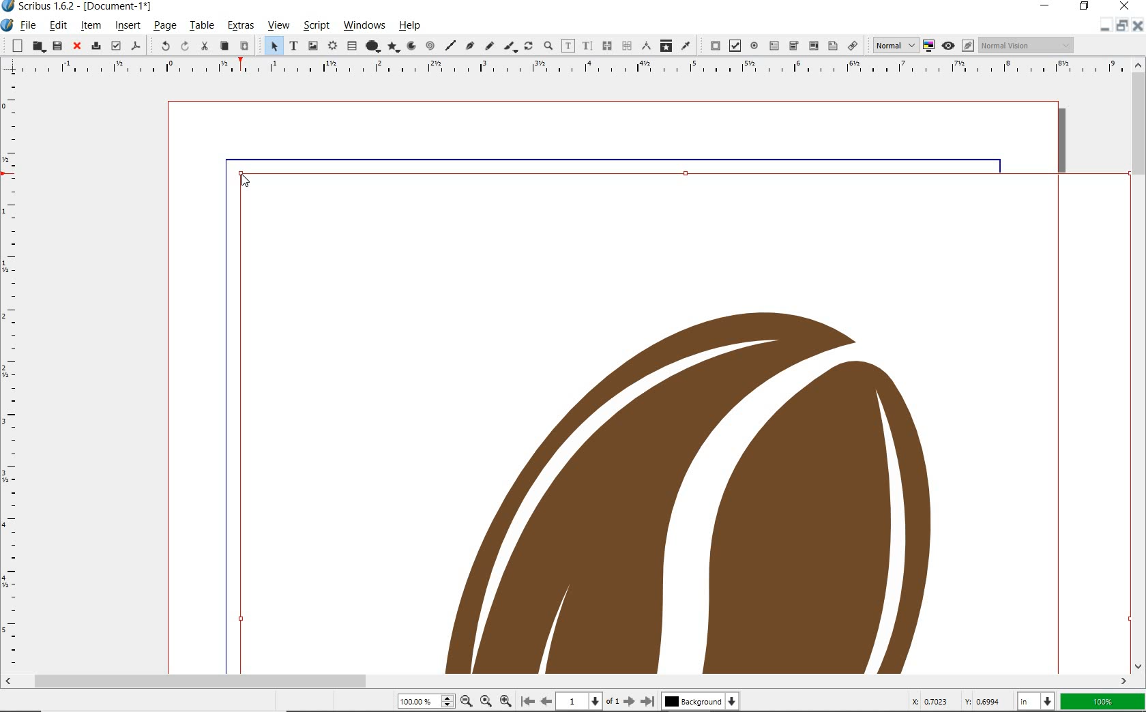 This screenshot has height=712, width=1146. I want to click on new, so click(16, 46).